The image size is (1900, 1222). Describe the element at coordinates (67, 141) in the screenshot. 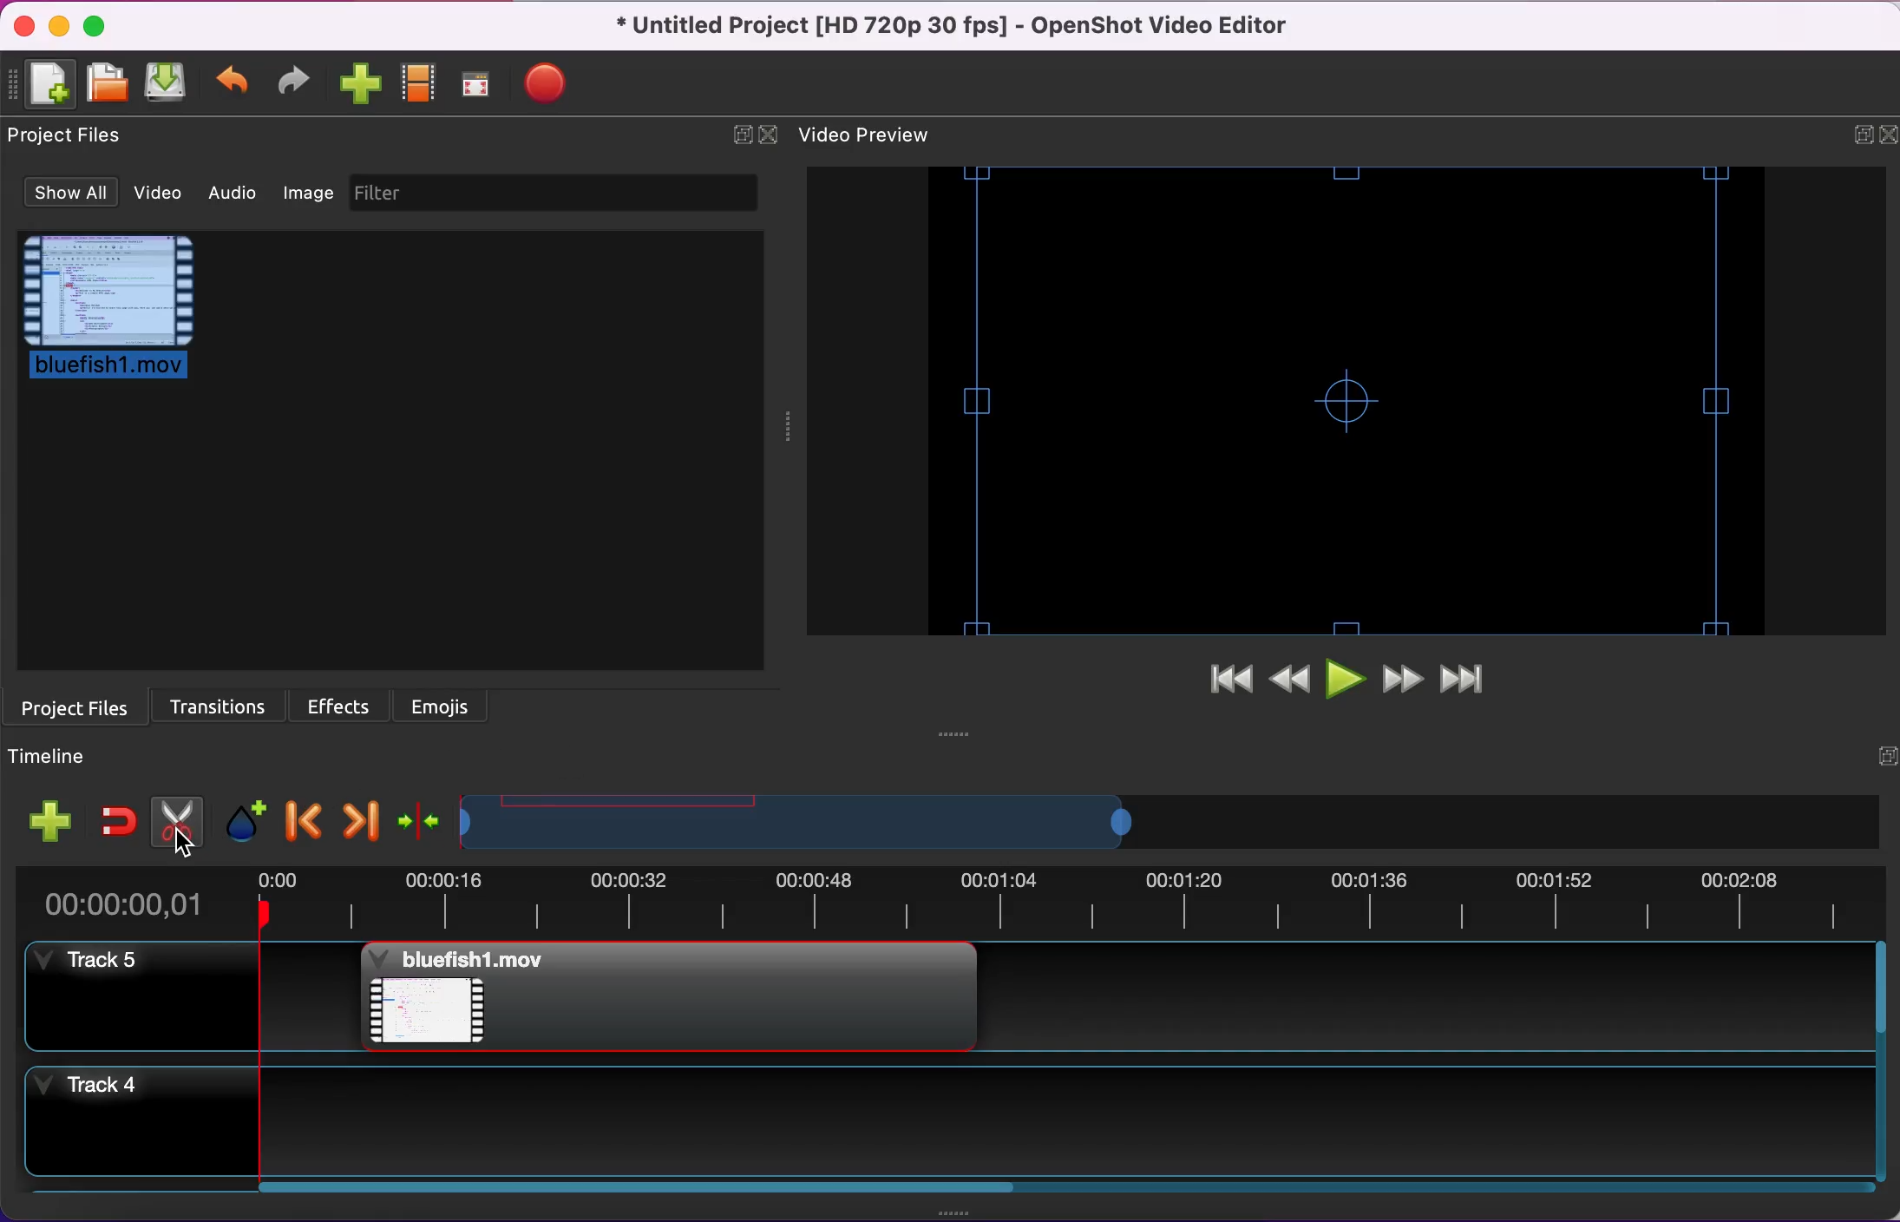

I see `project files` at that location.